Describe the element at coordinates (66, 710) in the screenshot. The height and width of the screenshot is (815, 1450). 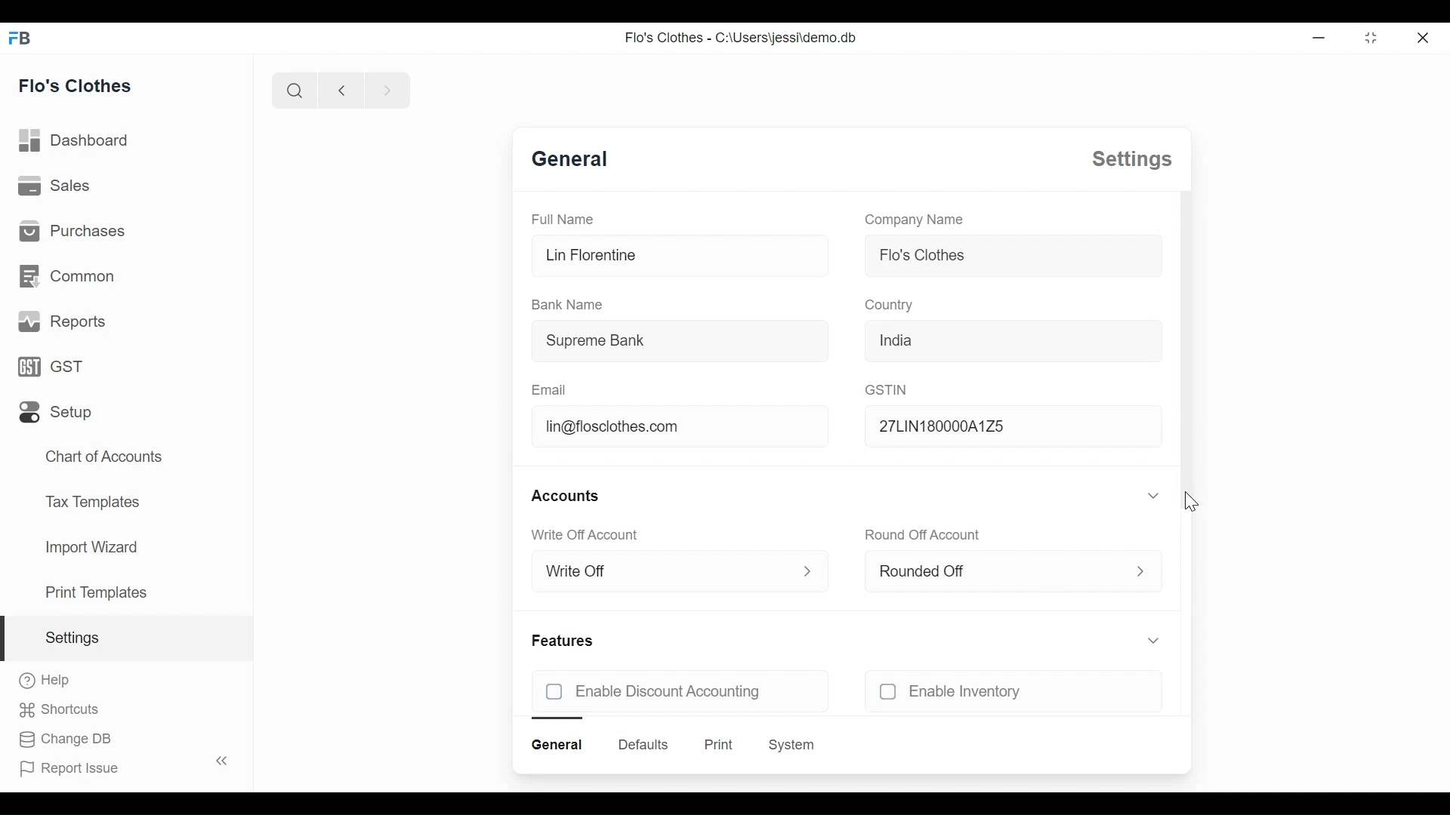
I see `Shortcuts` at that location.